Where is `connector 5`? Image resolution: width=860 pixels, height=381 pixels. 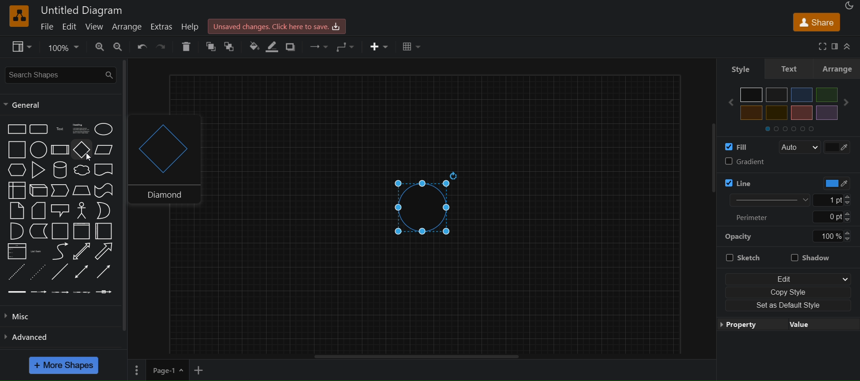
connector 5 is located at coordinates (103, 292).